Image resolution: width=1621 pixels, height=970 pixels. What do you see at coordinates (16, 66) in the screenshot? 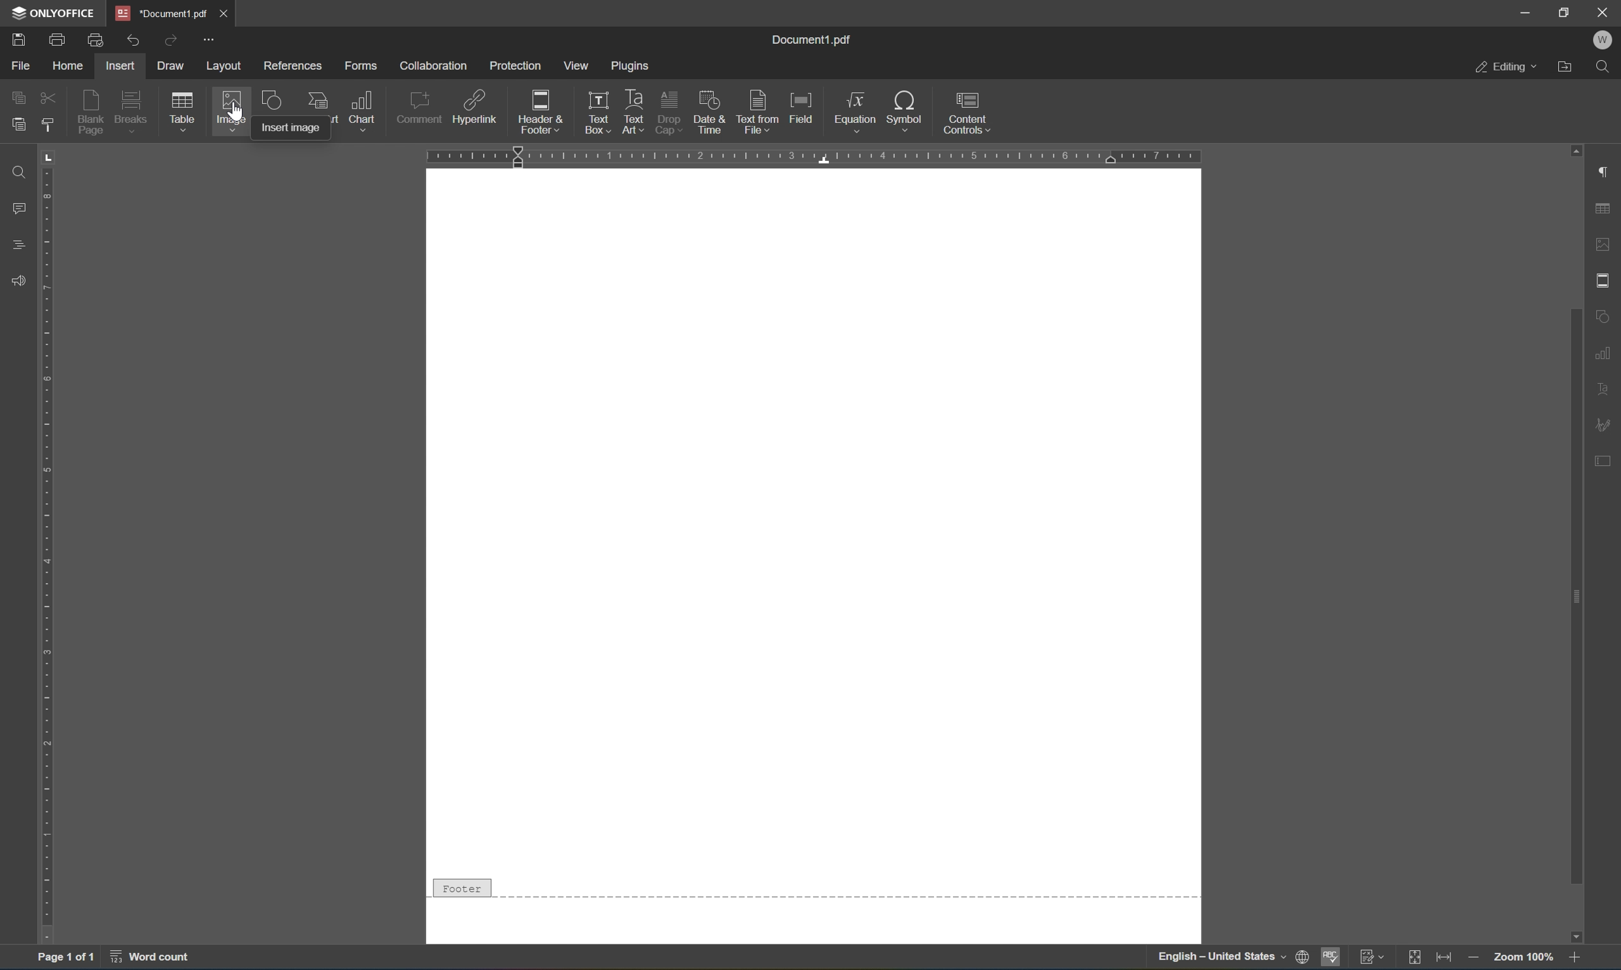
I see `file` at bounding box center [16, 66].